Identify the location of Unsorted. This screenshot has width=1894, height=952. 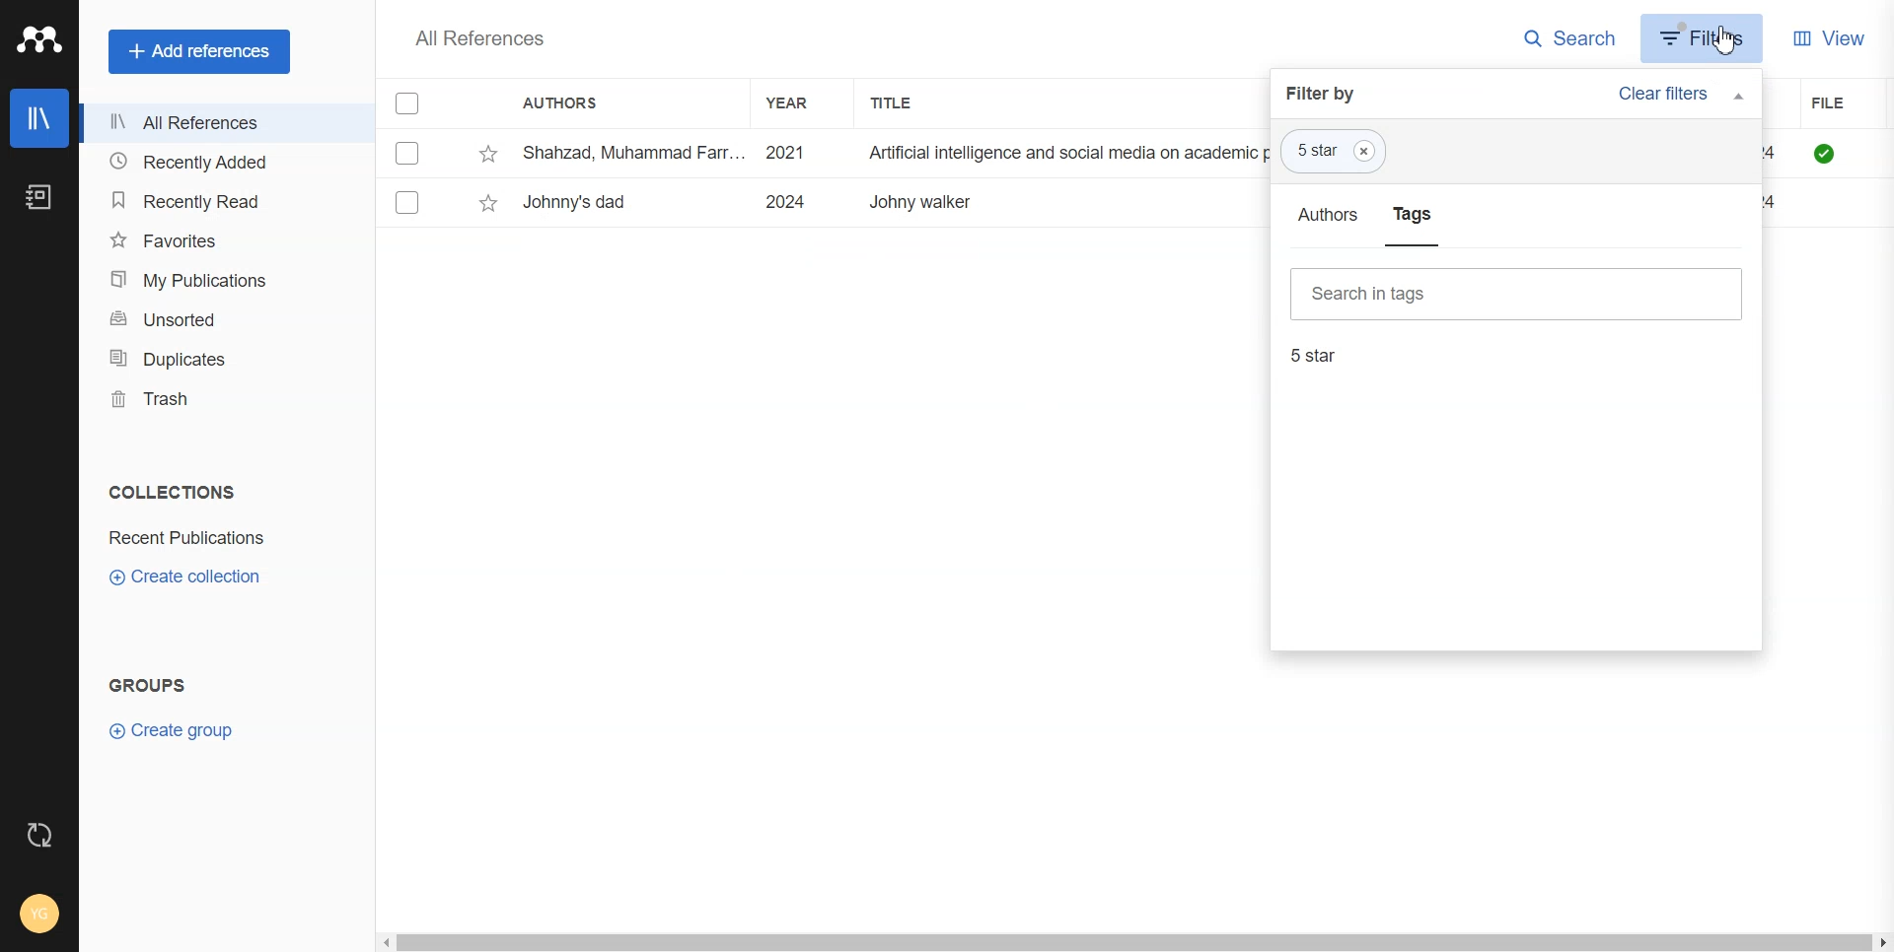
(220, 319).